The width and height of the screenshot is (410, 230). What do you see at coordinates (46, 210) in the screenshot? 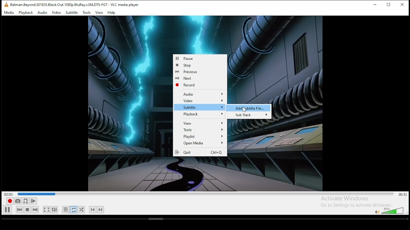
I see `toggle video in fullscreen` at bounding box center [46, 210].